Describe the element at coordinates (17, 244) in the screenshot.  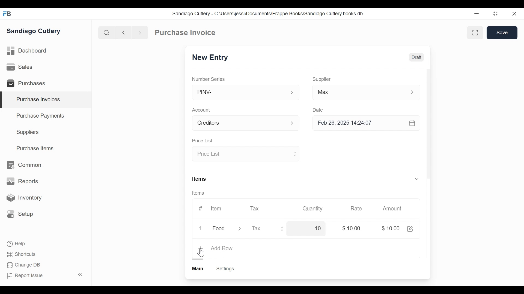
I see `Help` at that location.